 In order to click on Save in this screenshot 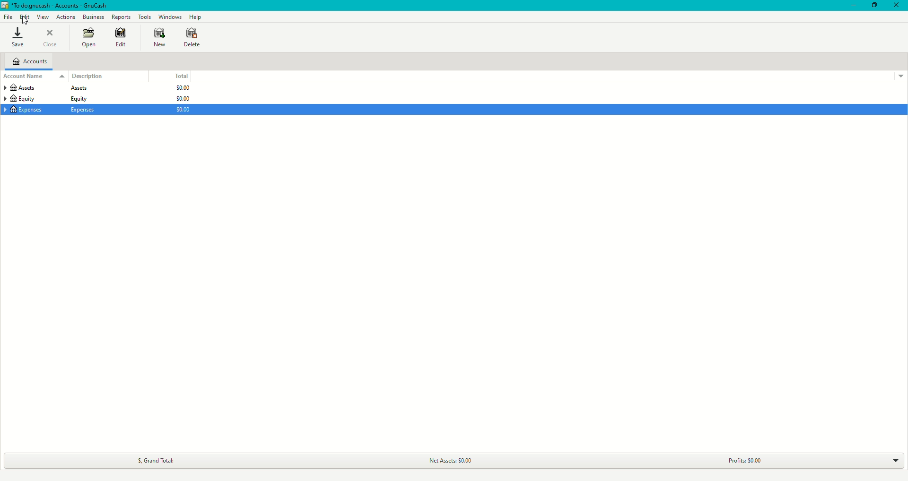, I will do `click(18, 37)`.